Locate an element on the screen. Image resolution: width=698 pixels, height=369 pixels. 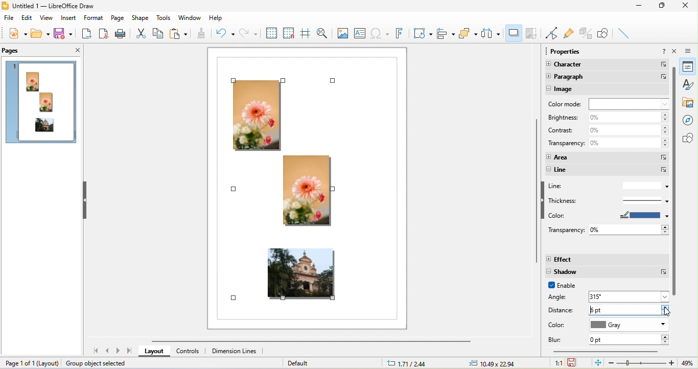
contrast 0% is located at coordinates (607, 130).